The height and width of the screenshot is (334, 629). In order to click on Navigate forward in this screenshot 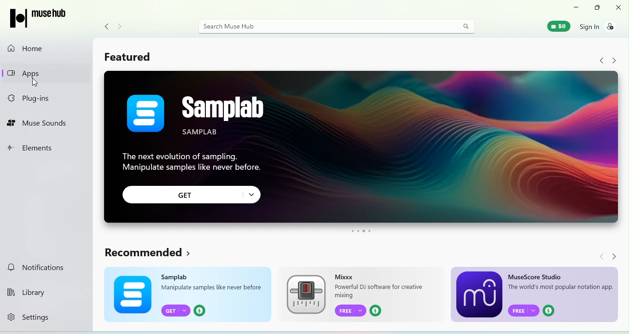, I will do `click(616, 60)`.